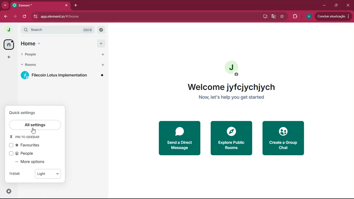 Image resolution: width=354 pixels, height=199 pixels. What do you see at coordinates (24, 112) in the screenshot?
I see `quick settings` at bounding box center [24, 112].